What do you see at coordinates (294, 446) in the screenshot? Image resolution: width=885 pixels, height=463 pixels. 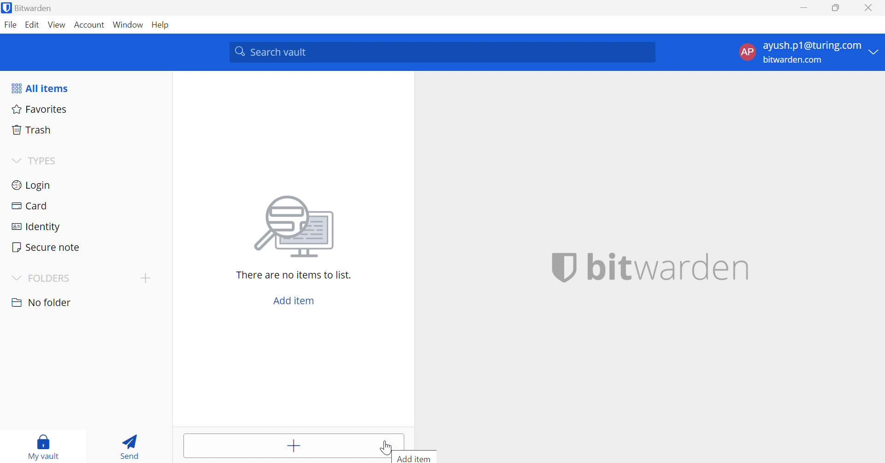 I see `Add item` at bounding box center [294, 446].